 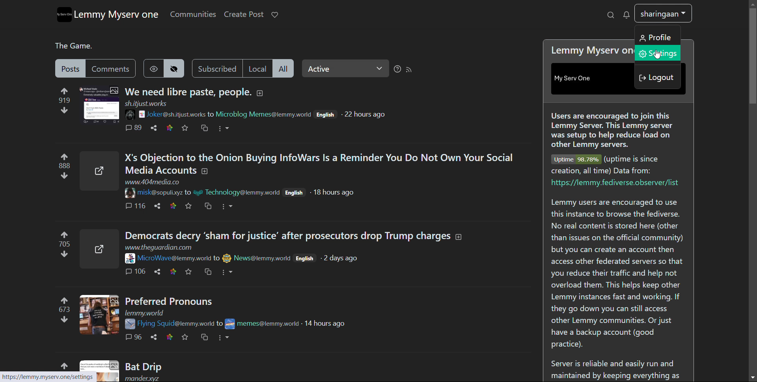 What do you see at coordinates (169, 128) in the screenshot?
I see `link` at bounding box center [169, 128].